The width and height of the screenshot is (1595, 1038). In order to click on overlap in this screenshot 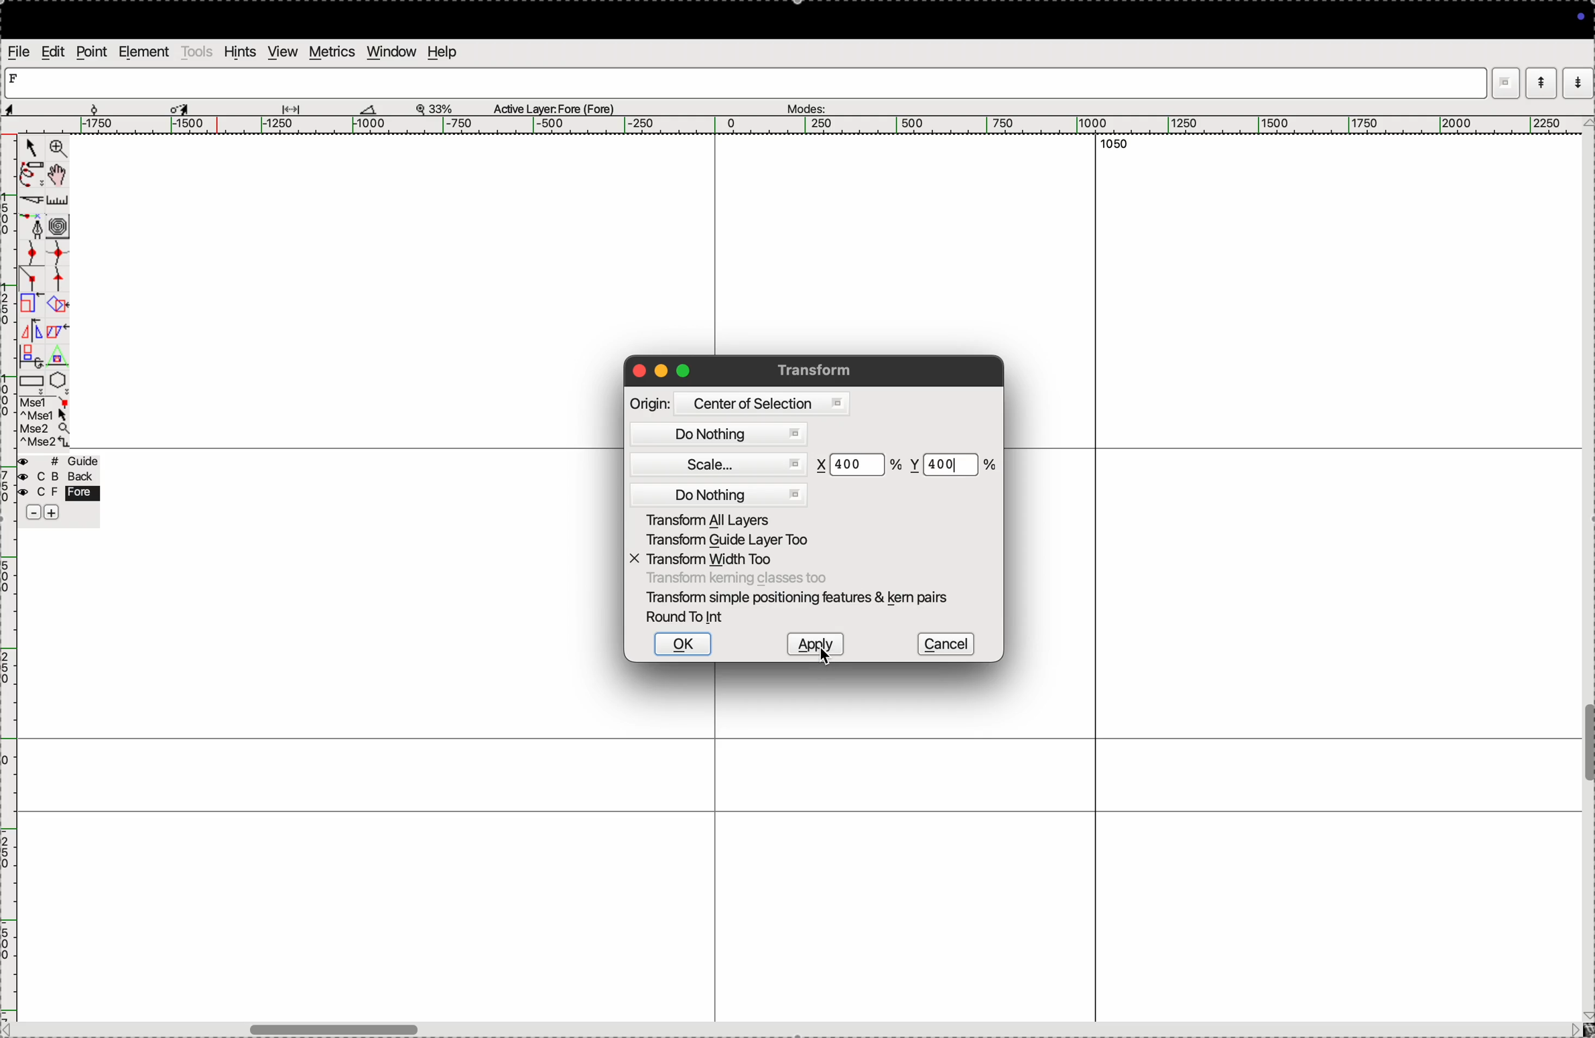, I will do `click(59, 305)`.